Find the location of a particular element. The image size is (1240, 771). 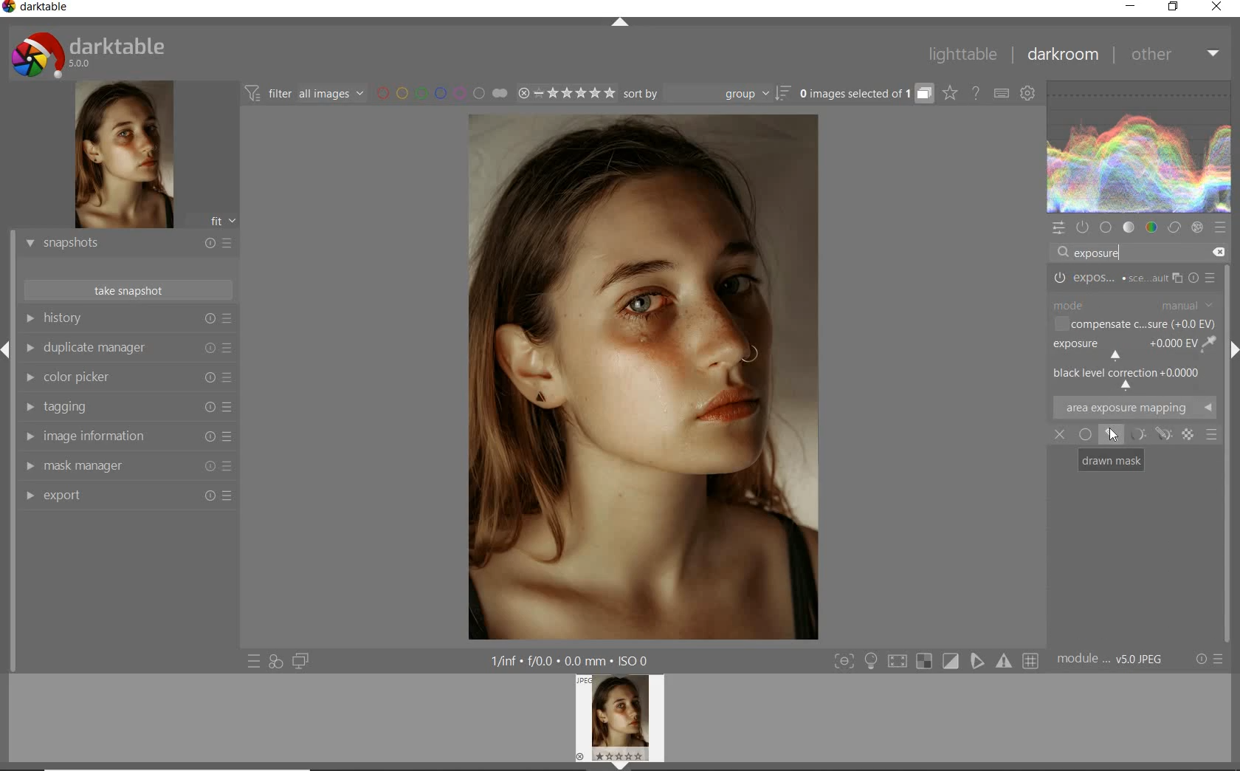

color is located at coordinates (1152, 227).